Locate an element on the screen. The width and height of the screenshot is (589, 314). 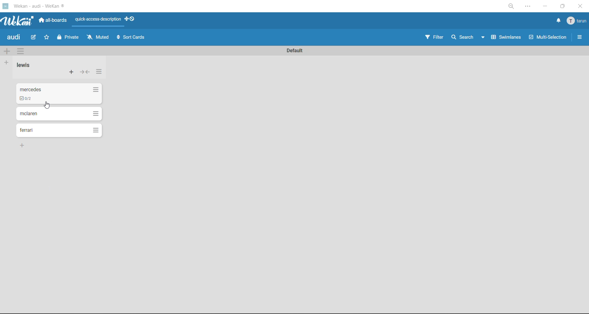
mclaren is located at coordinates (30, 114).